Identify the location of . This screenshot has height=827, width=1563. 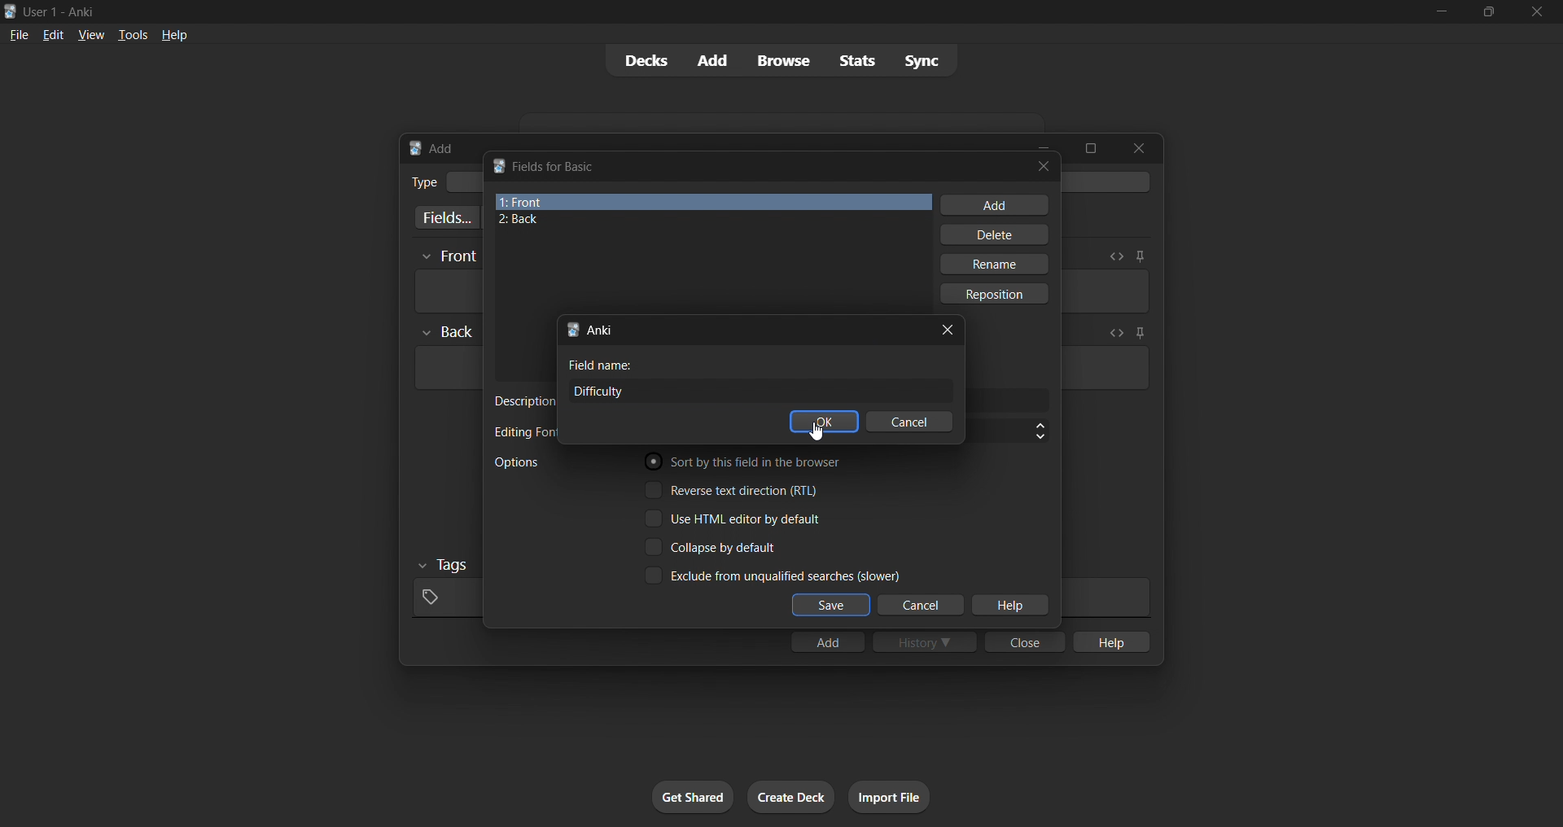
(449, 257).